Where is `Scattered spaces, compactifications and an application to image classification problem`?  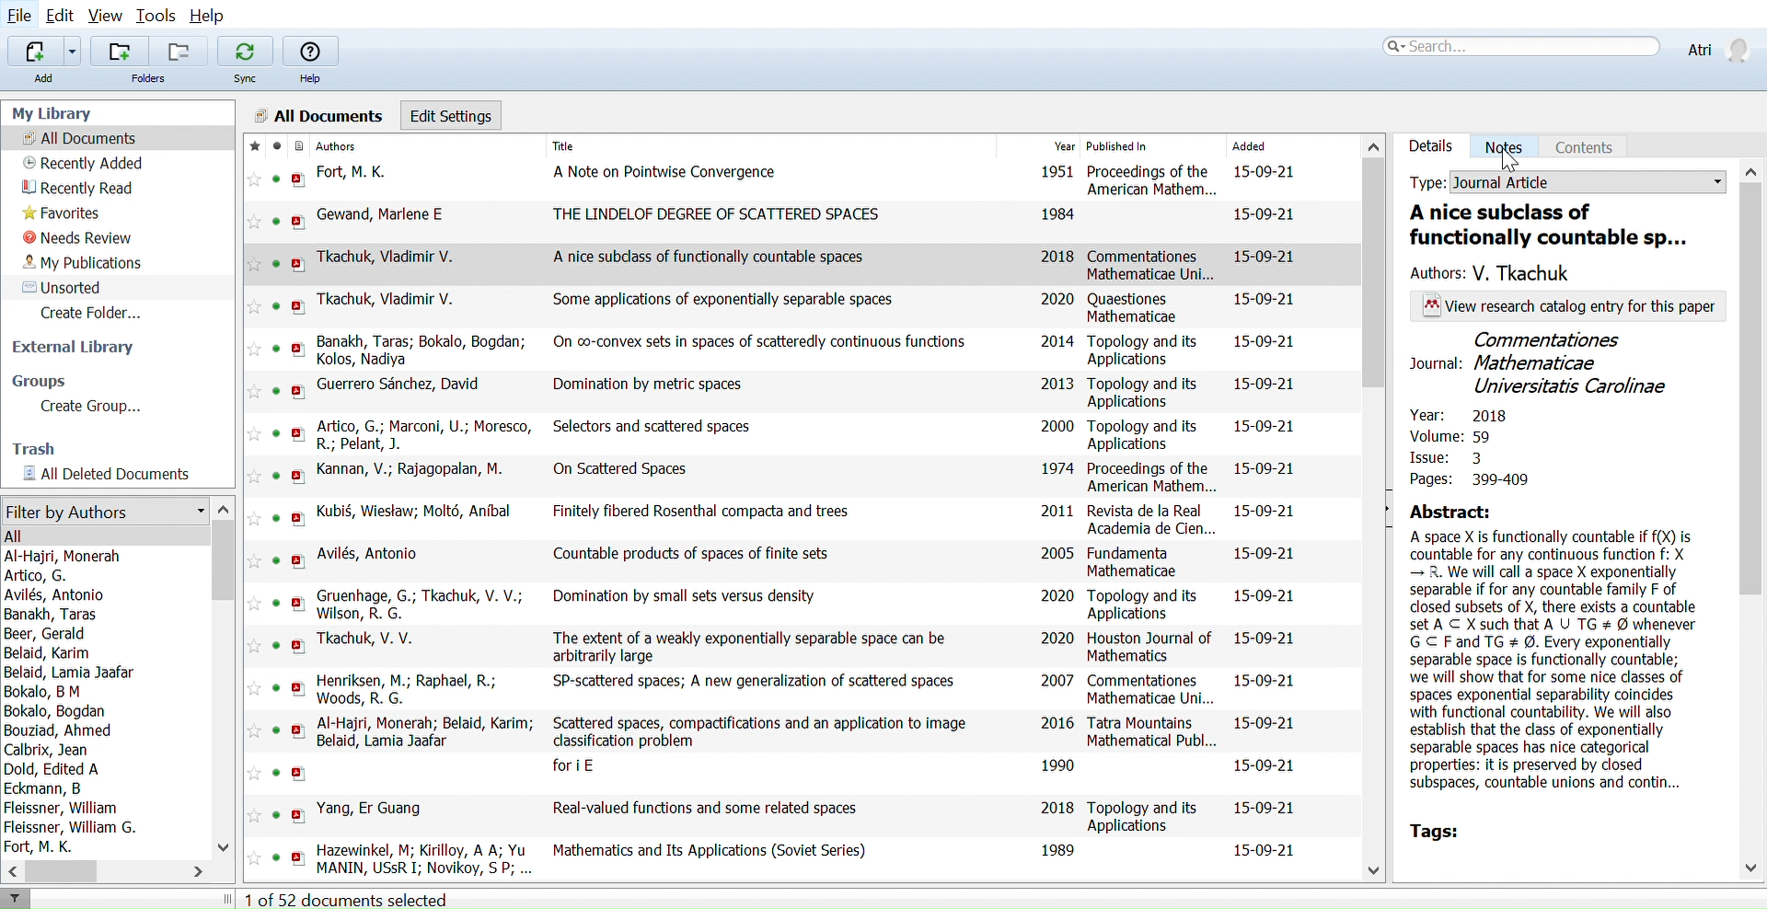
Scattered spaces, compactifications and an application to image classification problem is located at coordinates (763, 732).